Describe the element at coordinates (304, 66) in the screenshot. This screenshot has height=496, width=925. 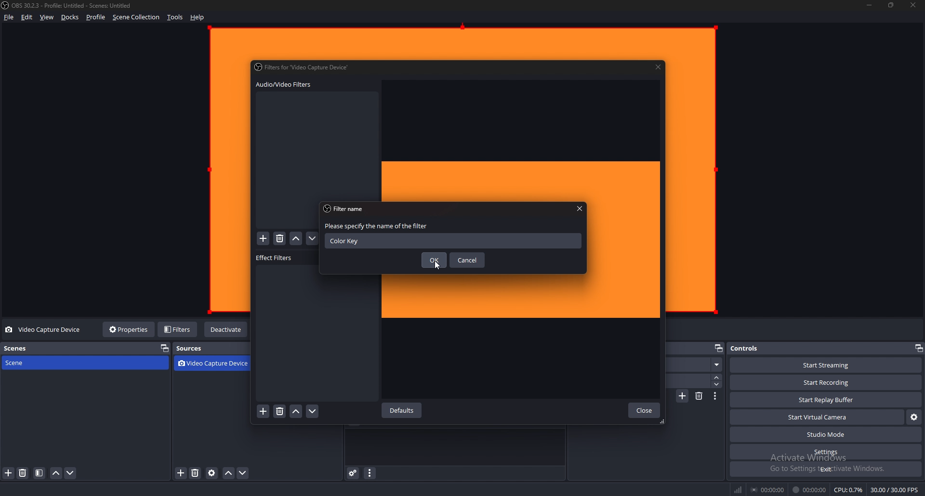
I see `Filters for "Video Capture Device’` at that location.